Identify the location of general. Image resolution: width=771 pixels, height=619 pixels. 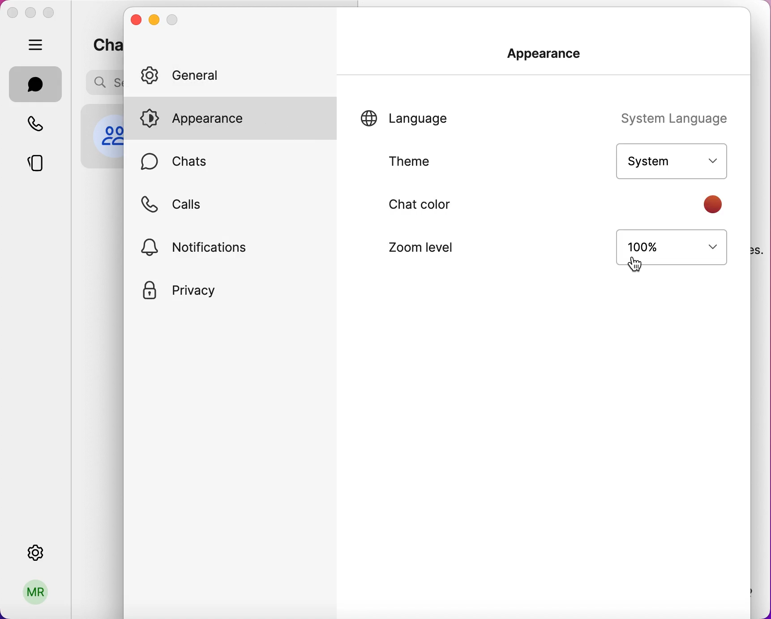
(239, 74).